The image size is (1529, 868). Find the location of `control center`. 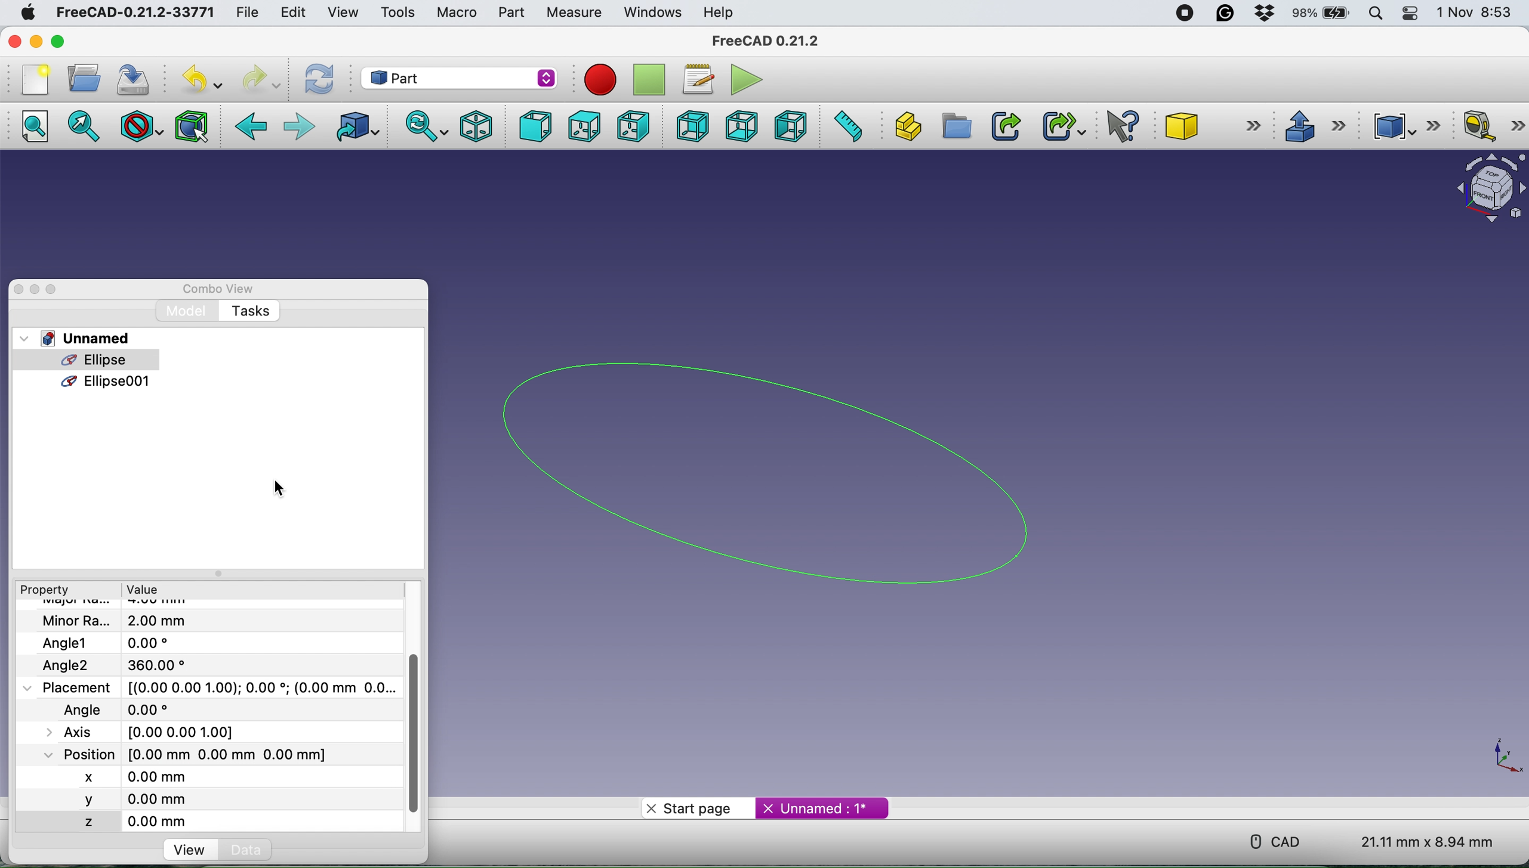

control center is located at coordinates (1408, 14).